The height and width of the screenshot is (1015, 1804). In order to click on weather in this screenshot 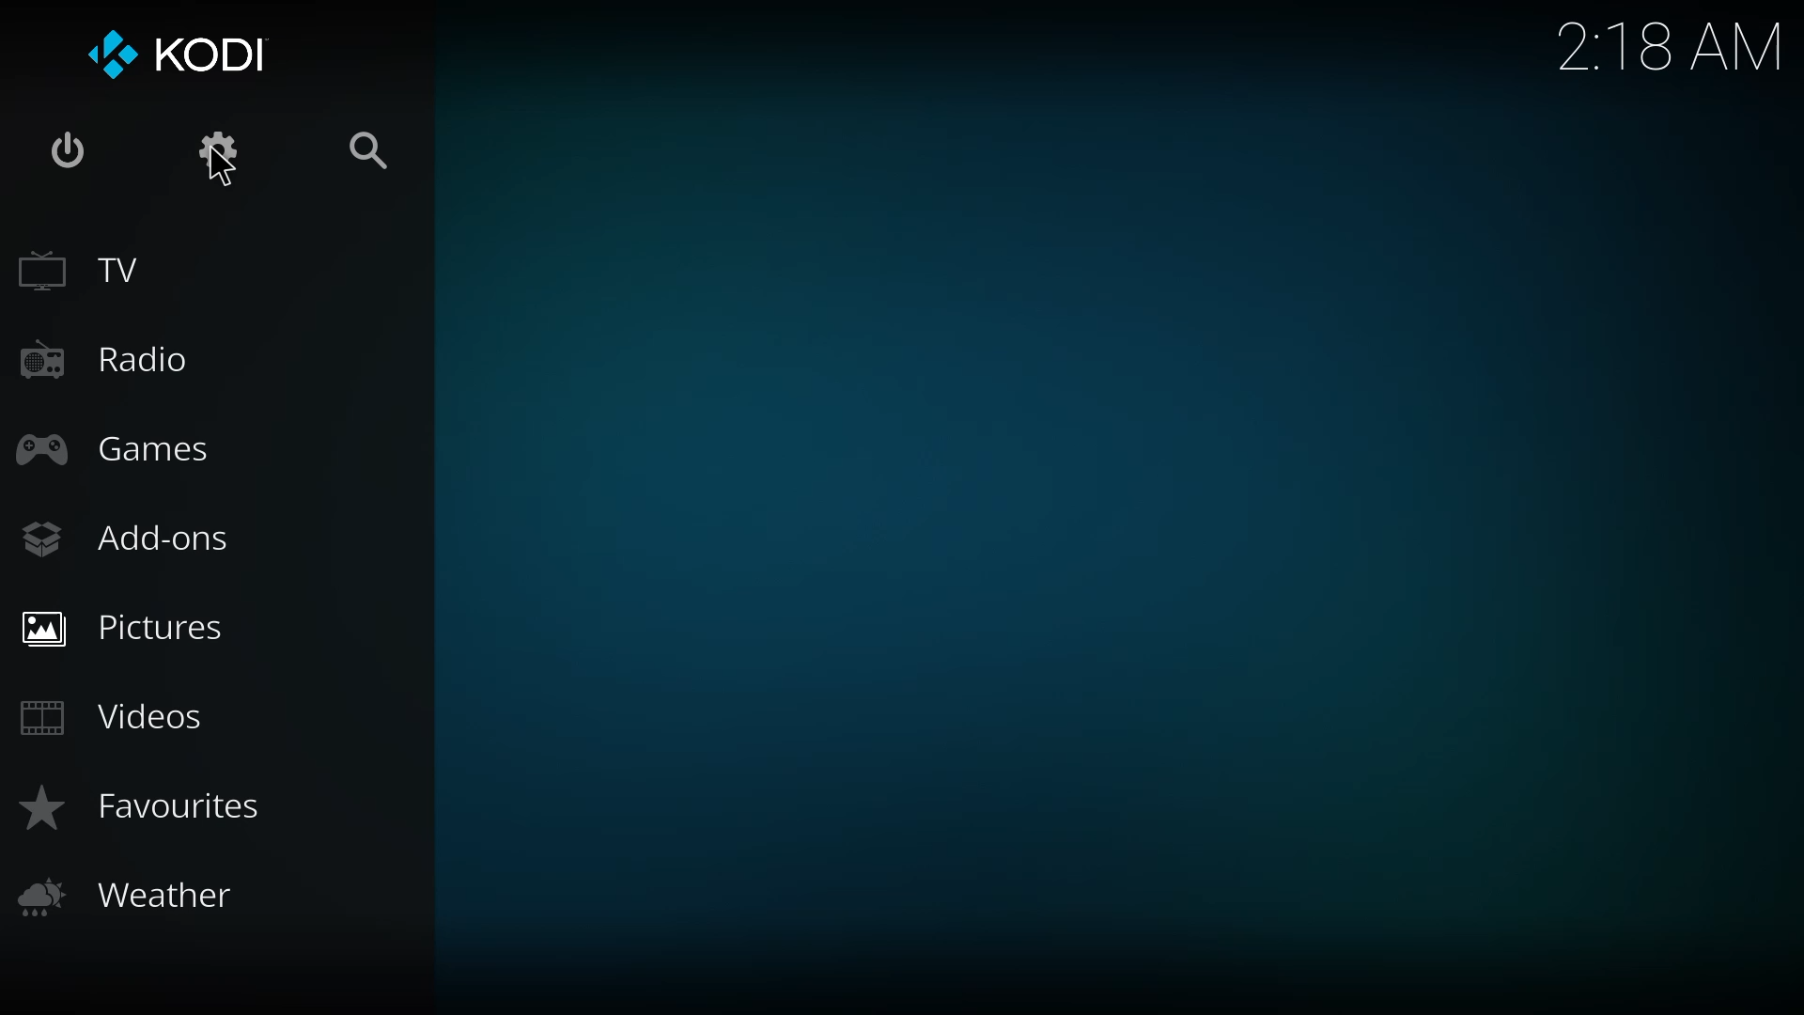, I will do `click(135, 898)`.